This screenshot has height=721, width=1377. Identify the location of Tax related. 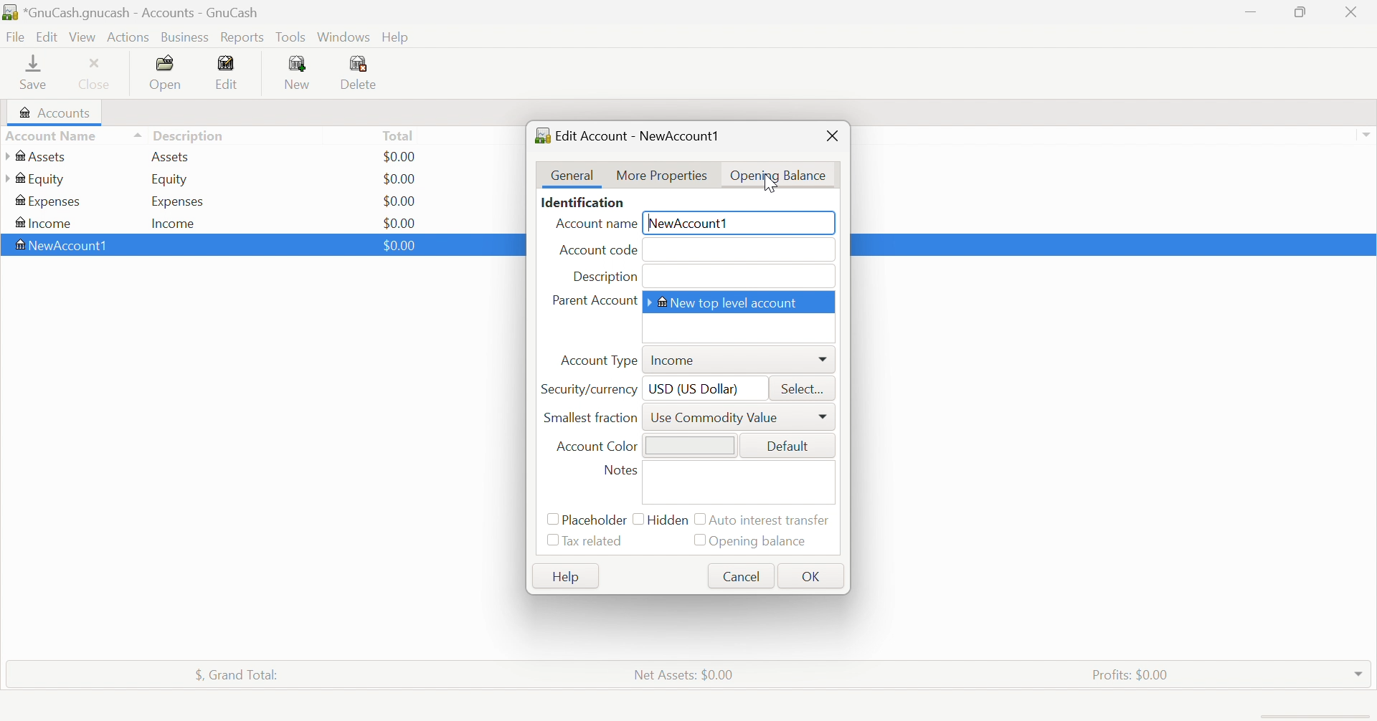
(595, 543).